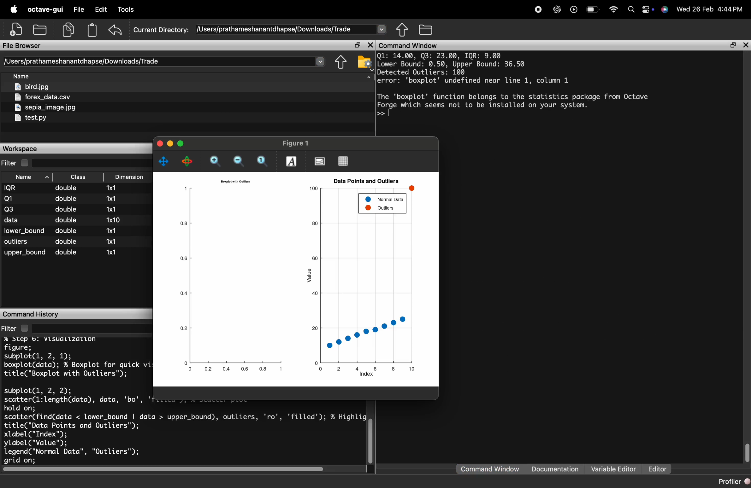 This screenshot has width=751, height=488. I want to click on Toggle current axes grid visibility, so click(344, 161).